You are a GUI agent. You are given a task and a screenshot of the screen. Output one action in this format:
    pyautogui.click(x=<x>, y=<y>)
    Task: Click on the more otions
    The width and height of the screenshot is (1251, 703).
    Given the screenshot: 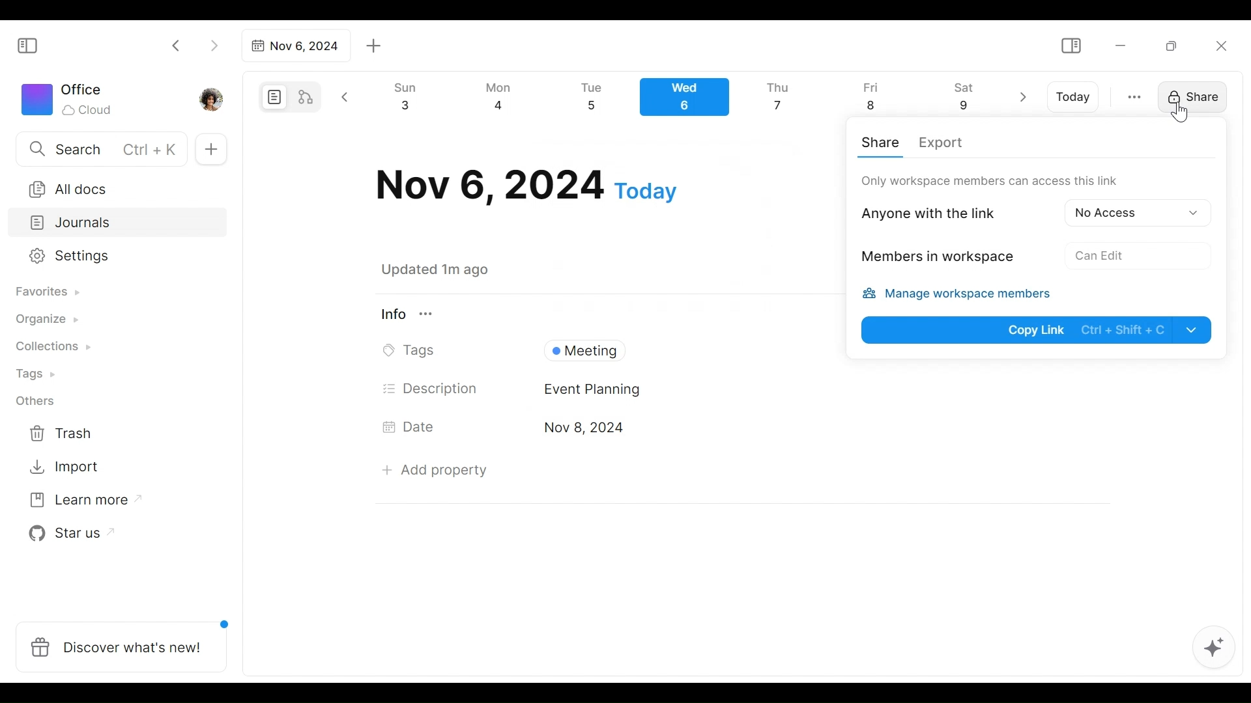 What is the action you would take?
    pyautogui.click(x=1134, y=96)
    